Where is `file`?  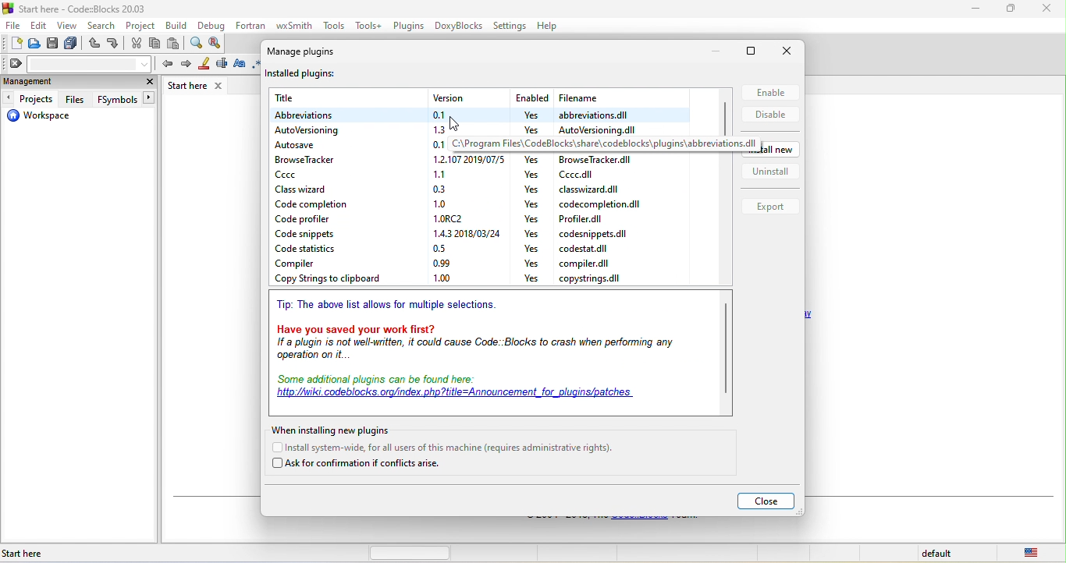
file is located at coordinates (13, 24).